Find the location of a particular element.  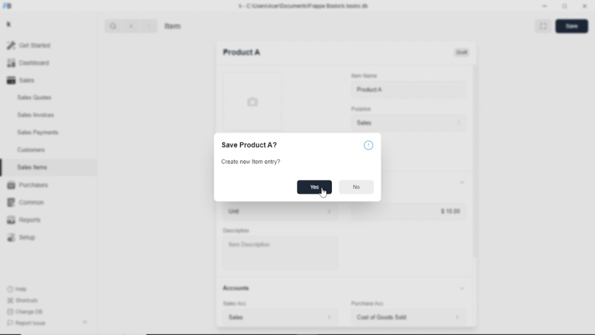

$ 10.00 is located at coordinates (451, 211).